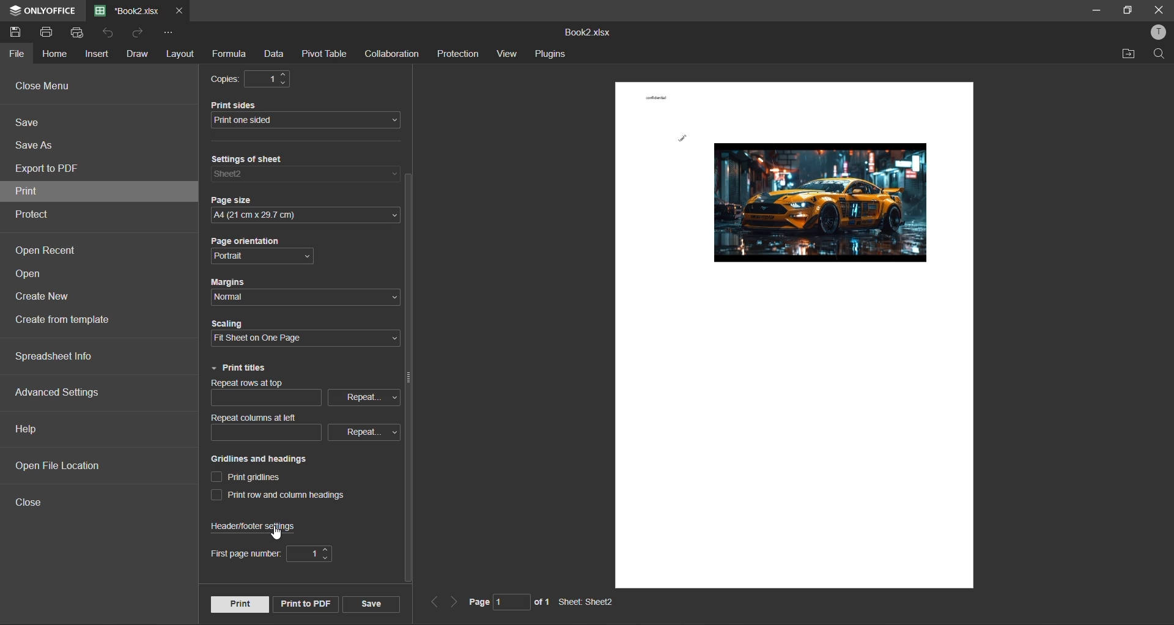 This screenshot has height=625, width=1174. I want to click on margins, so click(303, 297).